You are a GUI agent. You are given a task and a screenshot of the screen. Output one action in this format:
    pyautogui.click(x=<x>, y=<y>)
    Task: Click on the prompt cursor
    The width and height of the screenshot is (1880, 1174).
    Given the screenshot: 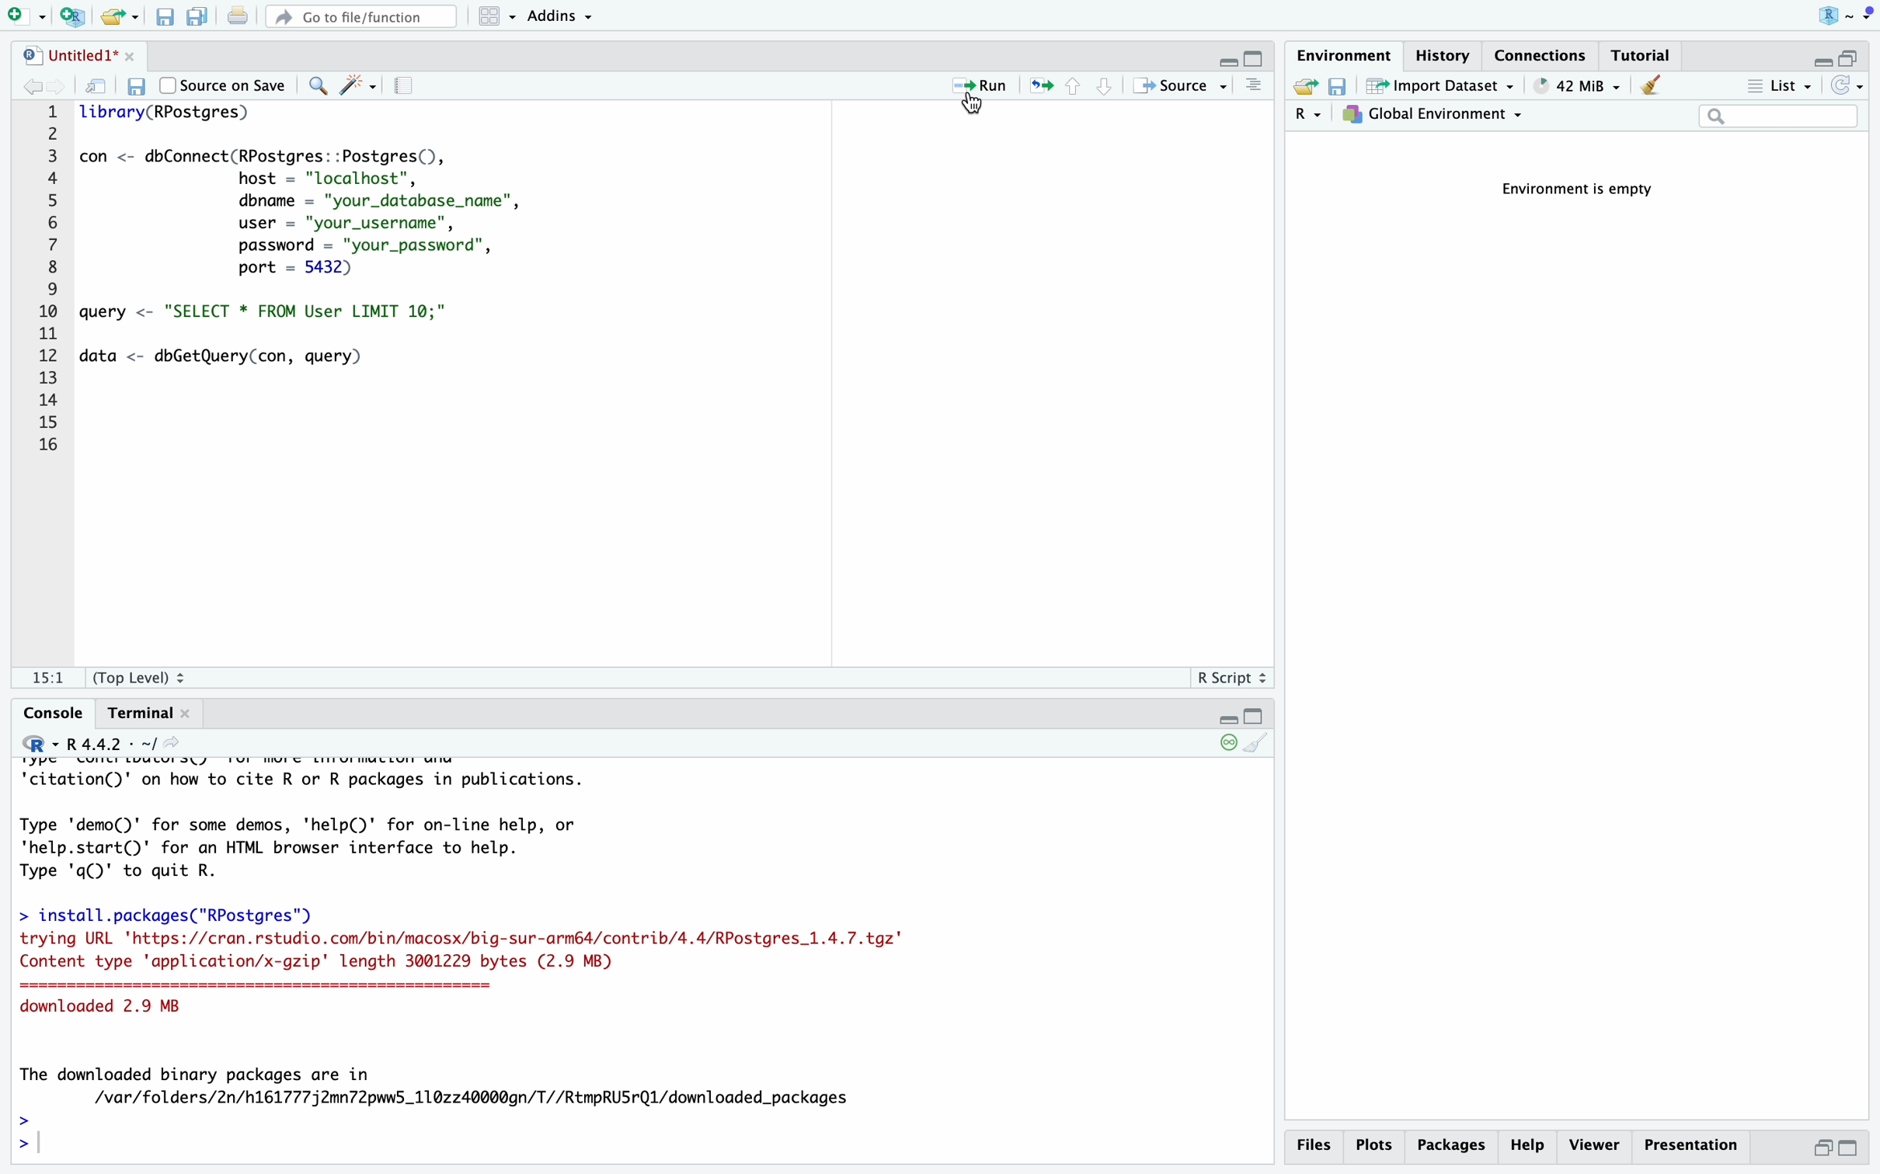 What is the action you would take?
    pyautogui.click(x=14, y=1151)
    